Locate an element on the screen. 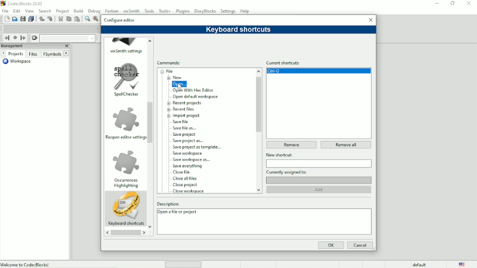 The width and height of the screenshot is (477, 268). up is located at coordinates (150, 40).